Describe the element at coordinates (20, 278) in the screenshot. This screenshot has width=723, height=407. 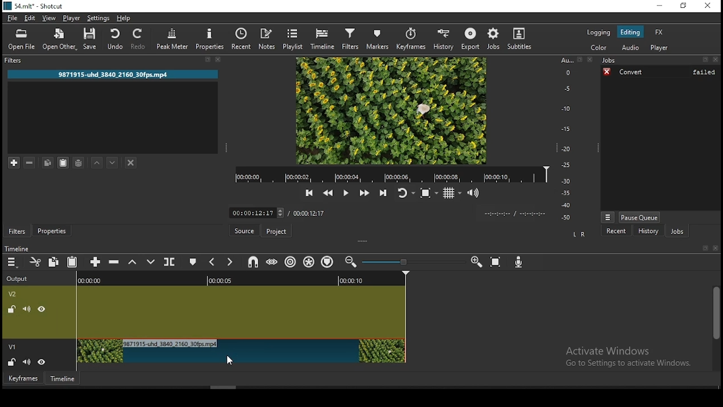
I see `outpur` at that location.